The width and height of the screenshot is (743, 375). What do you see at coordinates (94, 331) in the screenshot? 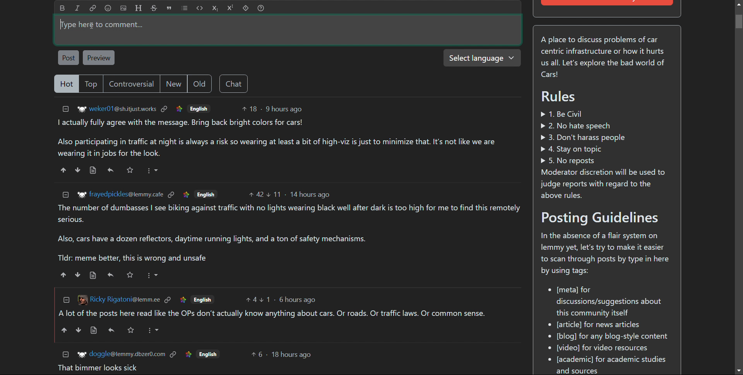
I see `view source` at bounding box center [94, 331].